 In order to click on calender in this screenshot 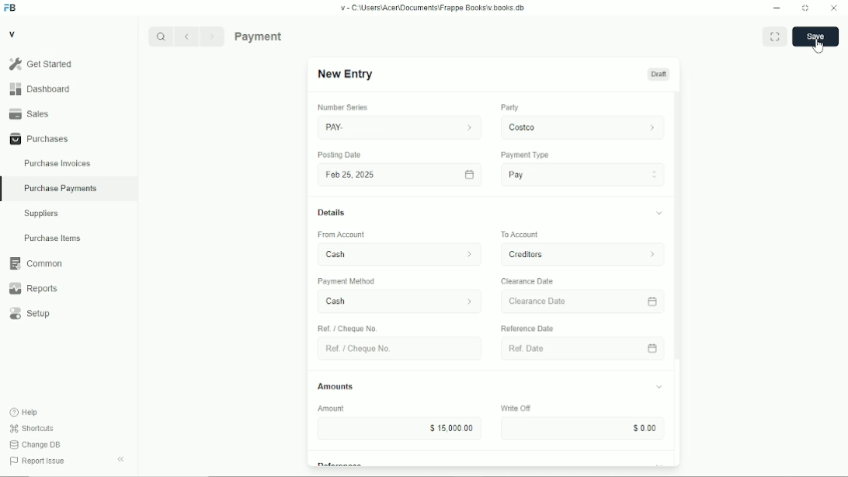, I will do `click(654, 348)`.